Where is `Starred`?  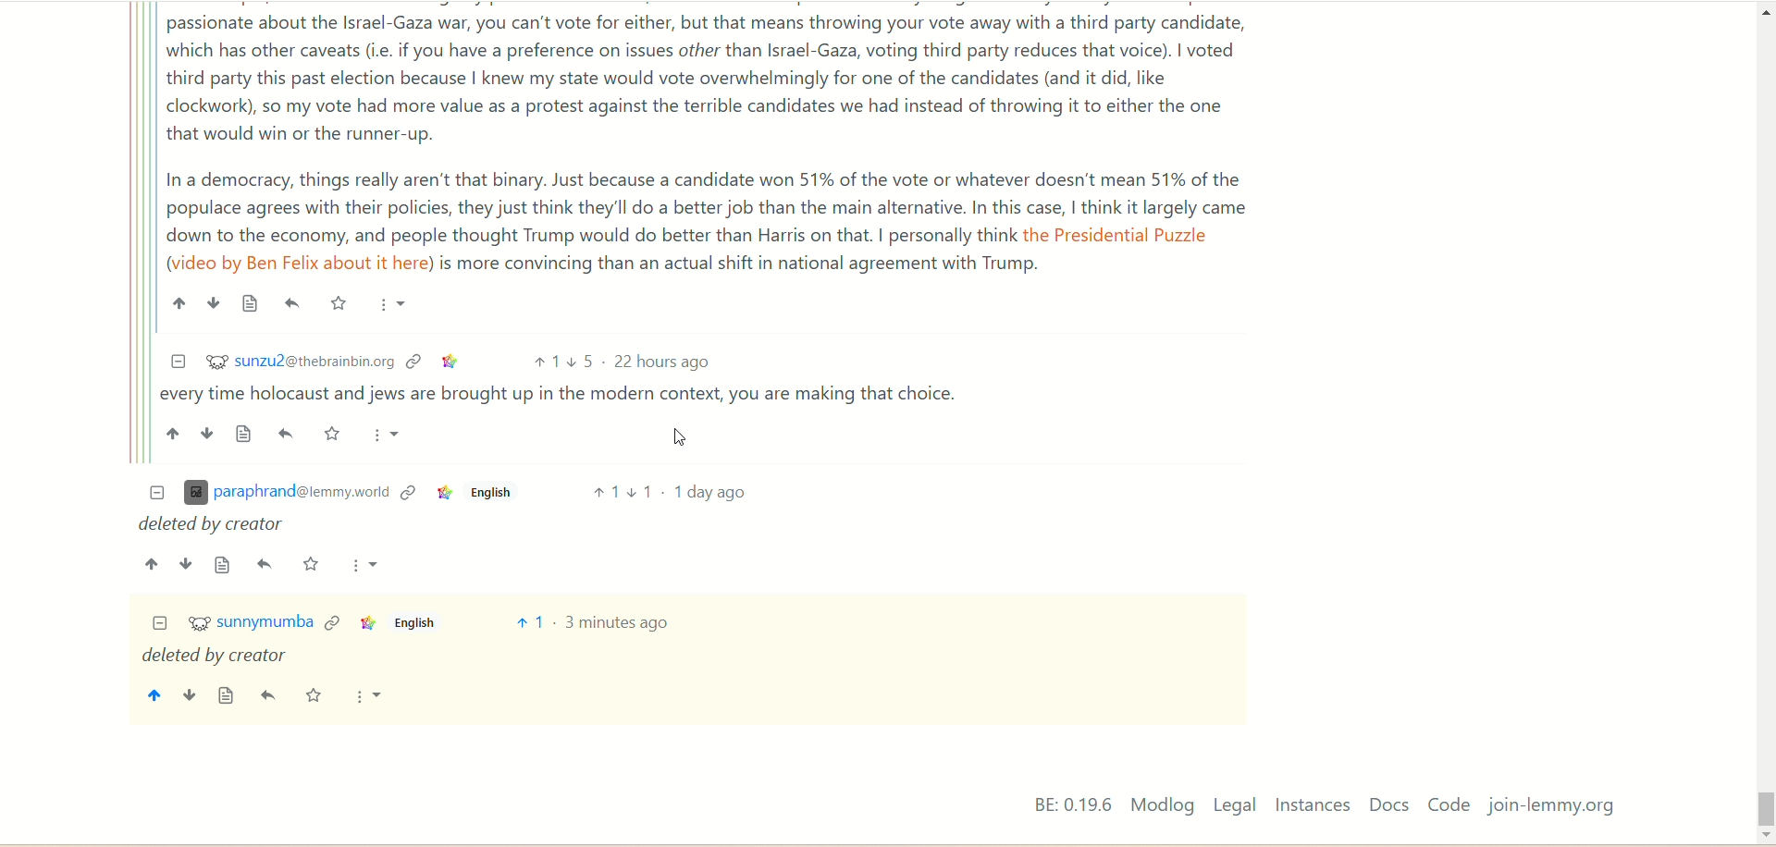
Starred is located at coordinates (312, 563).